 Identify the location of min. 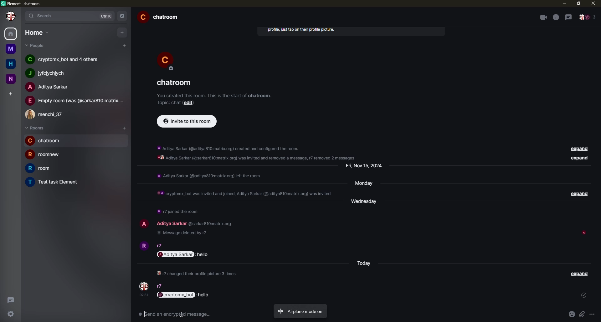
(564, 4).